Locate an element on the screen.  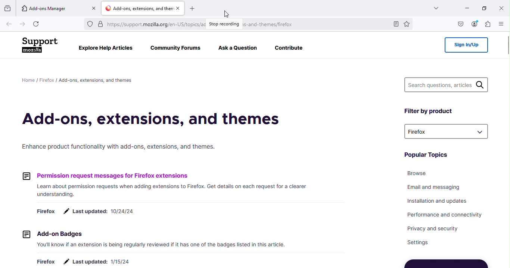
Firefox # Lastupdated: 10/24/24 is located at coordinates (87, 211).